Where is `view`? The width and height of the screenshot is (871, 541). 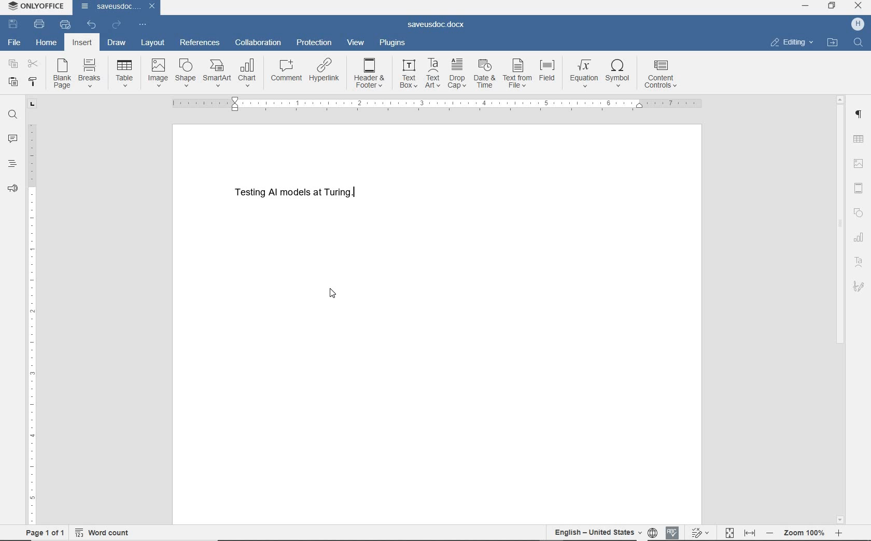 view is located at coordinates (356, 42).